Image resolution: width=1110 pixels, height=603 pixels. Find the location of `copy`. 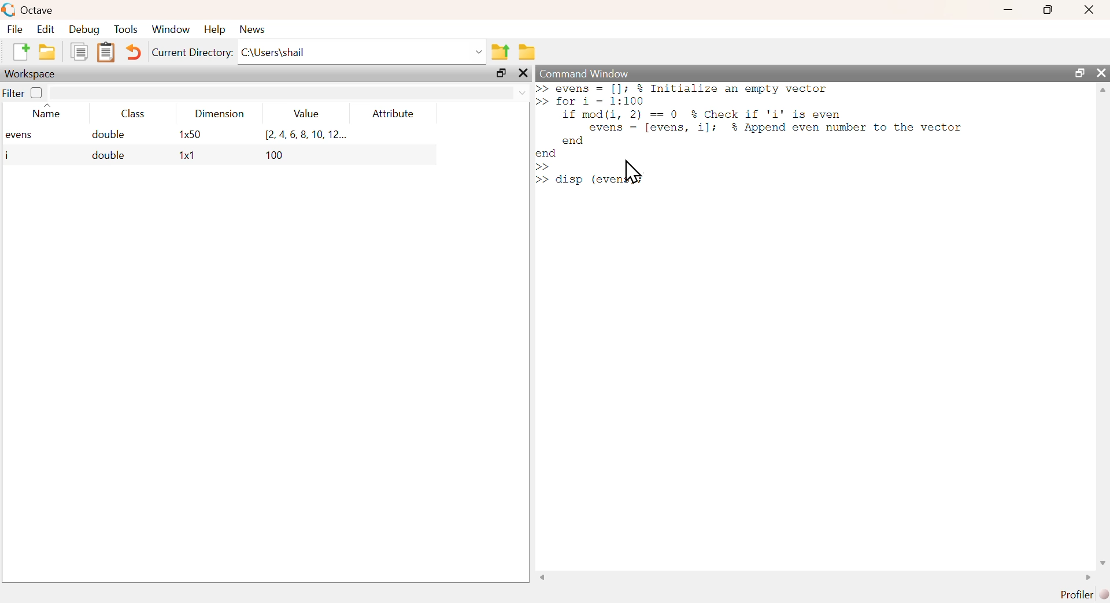

copy is located at coordinates (78, 54).